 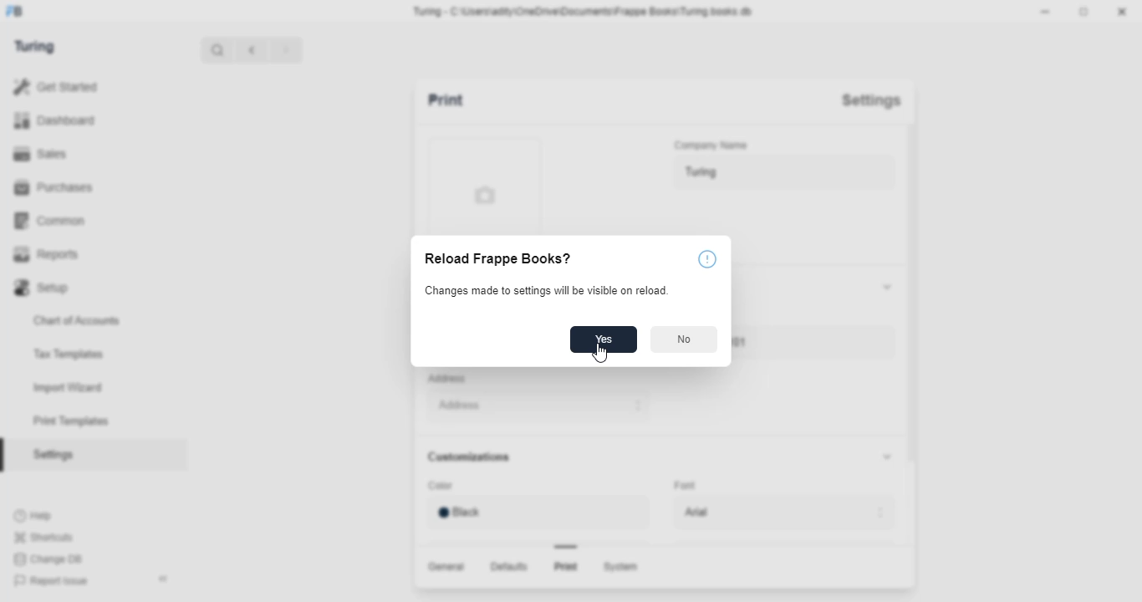 I want to click on Settings
oy, so click(x=82, y=457).